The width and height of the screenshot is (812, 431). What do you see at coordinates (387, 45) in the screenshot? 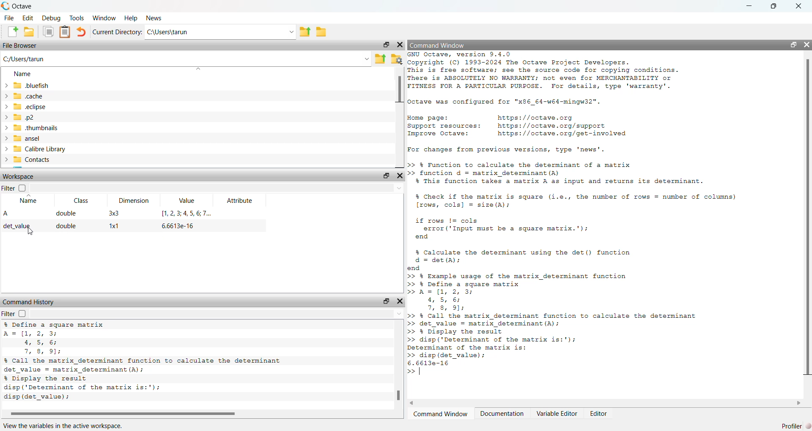
I see `maximize` at bounding box center [387, 45].